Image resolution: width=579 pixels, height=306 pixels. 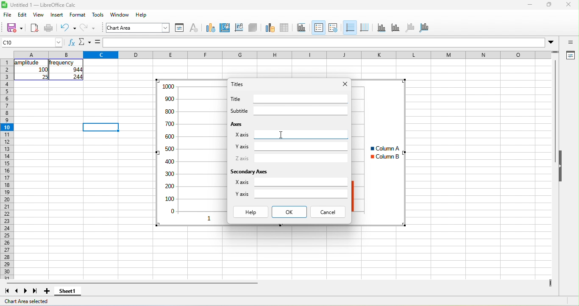 I want to click on Input for x axis, so click(x=301, y=134).